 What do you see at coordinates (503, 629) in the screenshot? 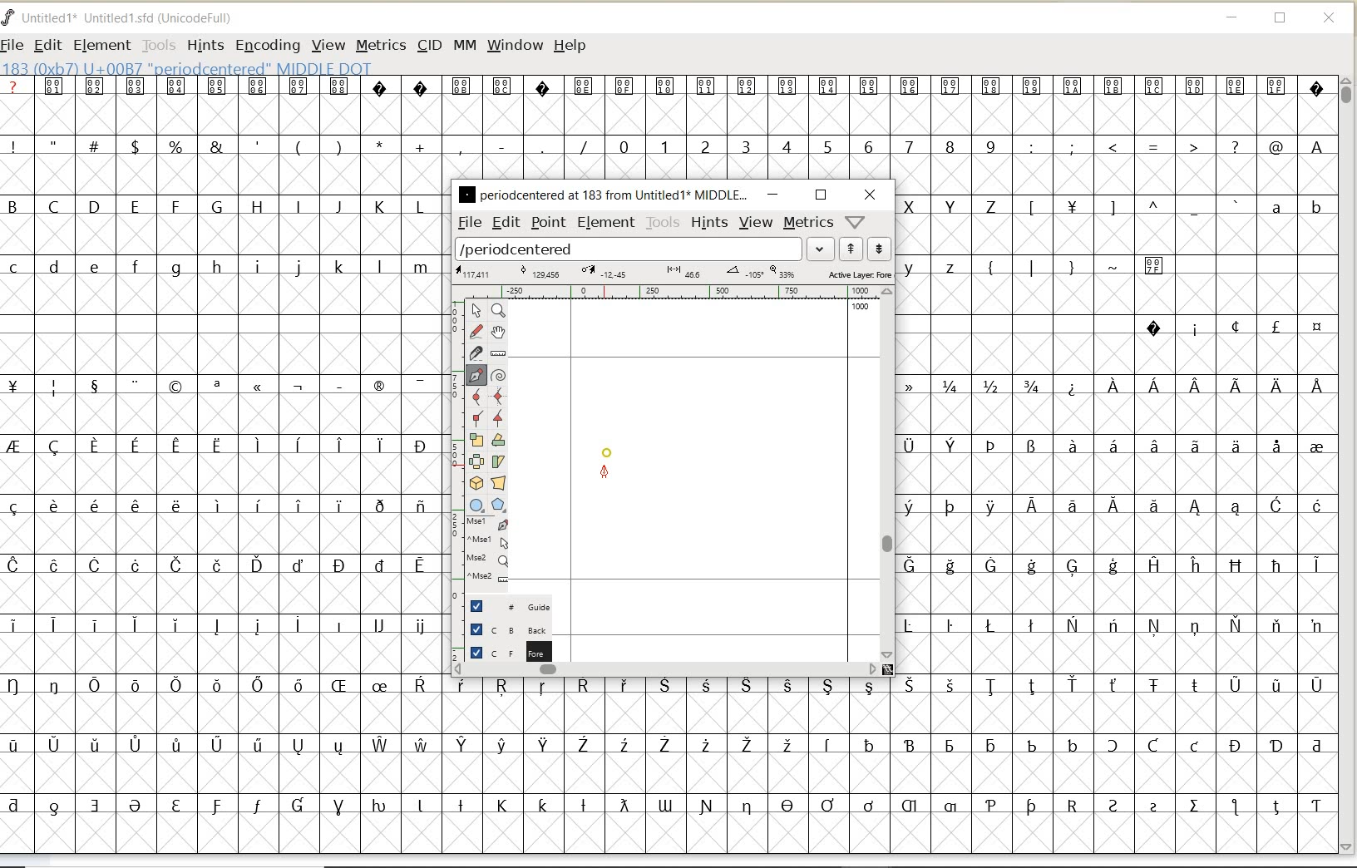
I see `background` at bounding box center [503, 629].